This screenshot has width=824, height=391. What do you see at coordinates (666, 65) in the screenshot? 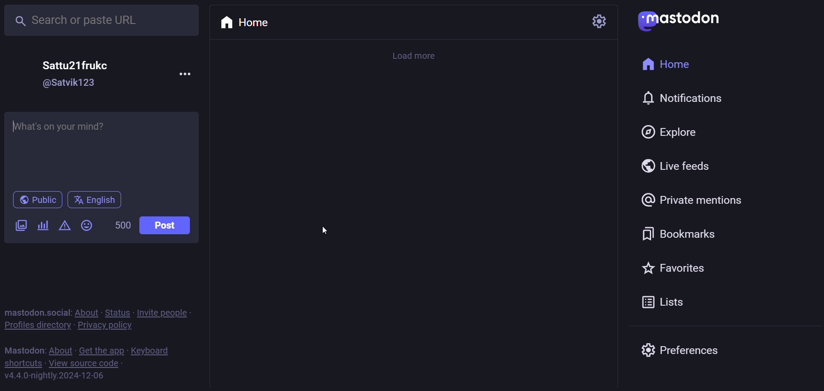
I see `home` at bounding box center [666, 65].